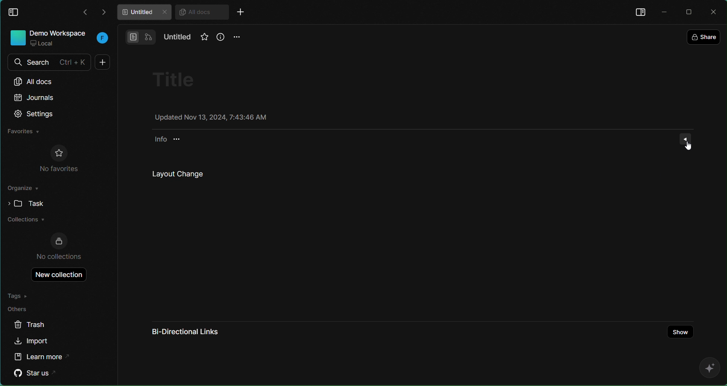 The width and height of the screenshot is (727, 386). What do you see at coordinates (37, 373) in the screenshot?
I see `) starus` at bounding box center [37, 373].